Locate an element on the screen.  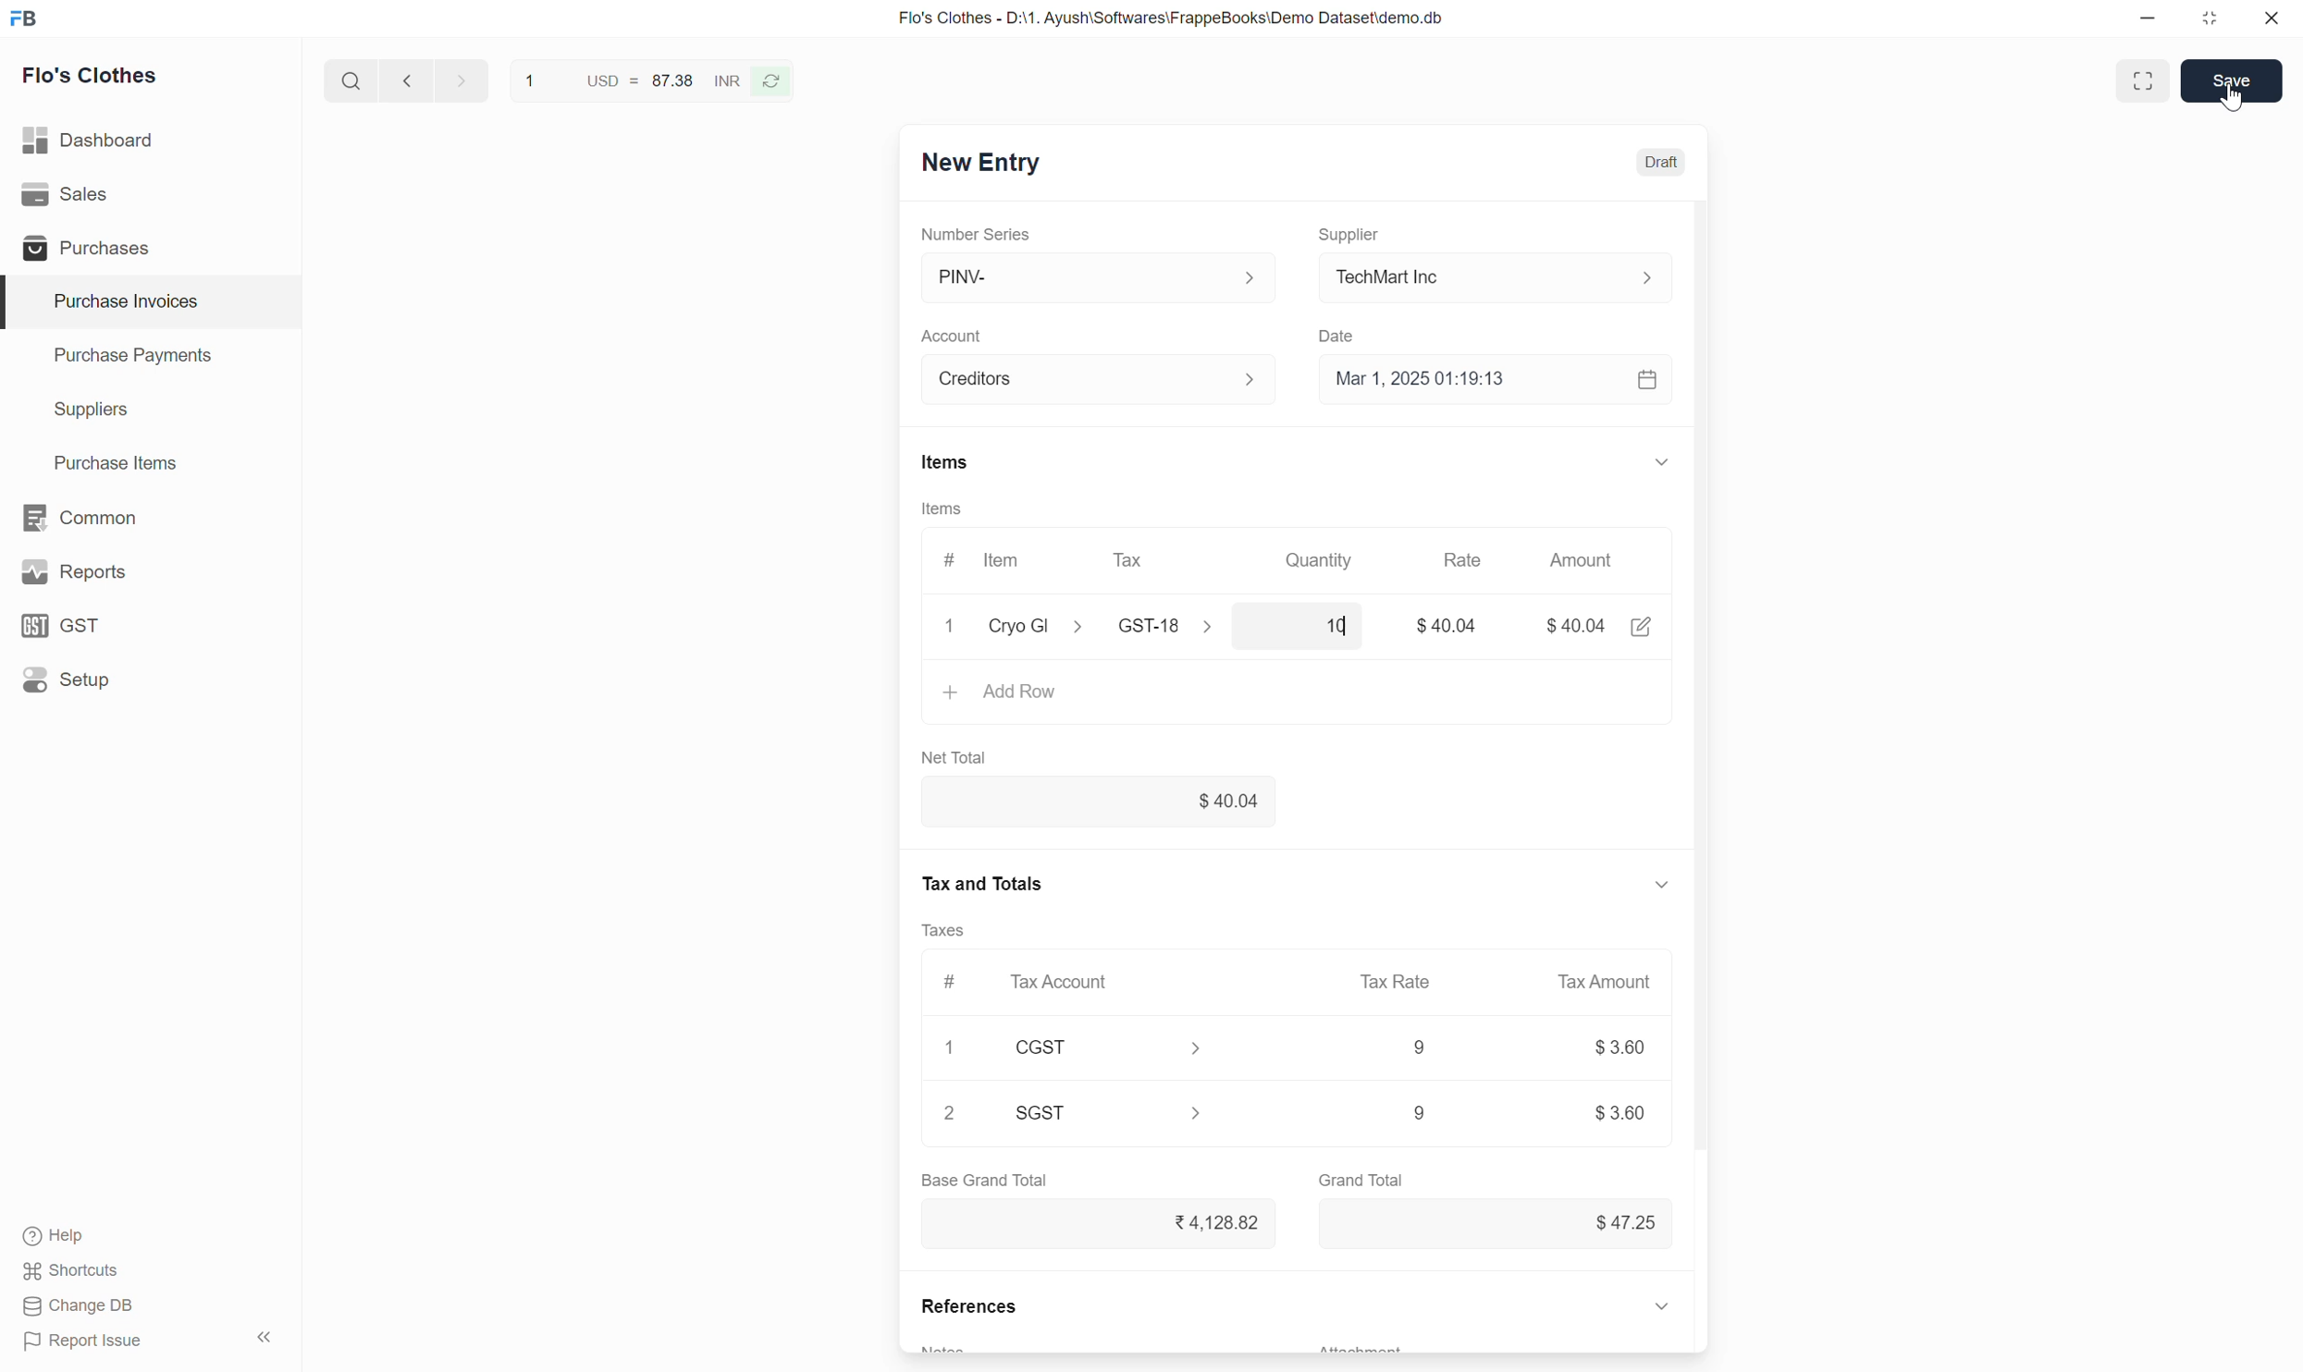
PINV- is located at coordinates (1095, 277).